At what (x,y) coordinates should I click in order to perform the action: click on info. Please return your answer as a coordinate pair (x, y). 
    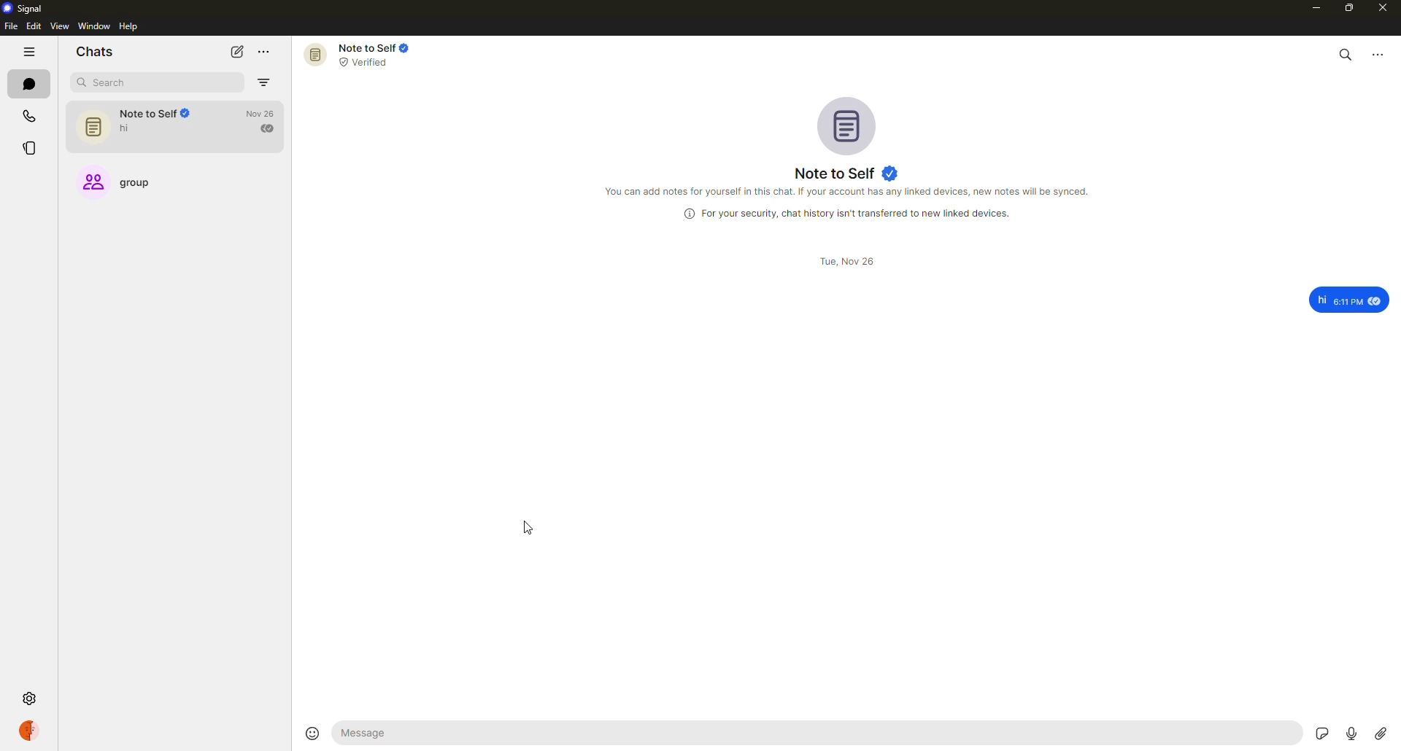
    Looking at the image, I should click on (847, 193).